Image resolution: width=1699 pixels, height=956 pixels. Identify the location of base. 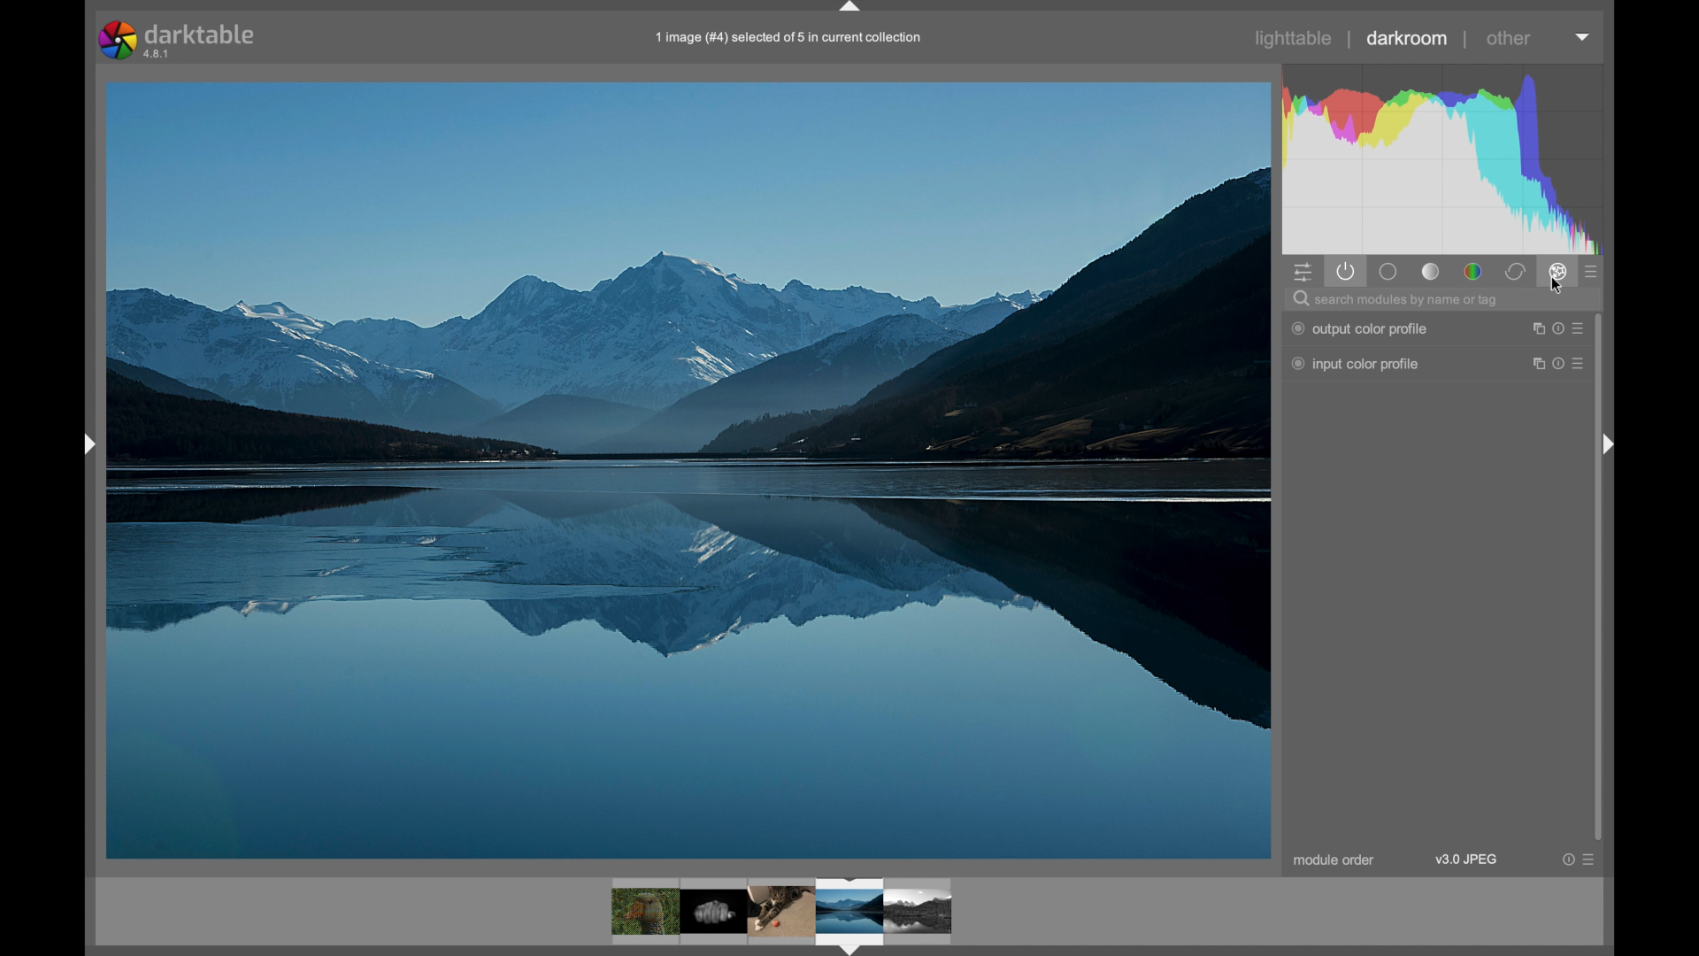
(1432, 273).